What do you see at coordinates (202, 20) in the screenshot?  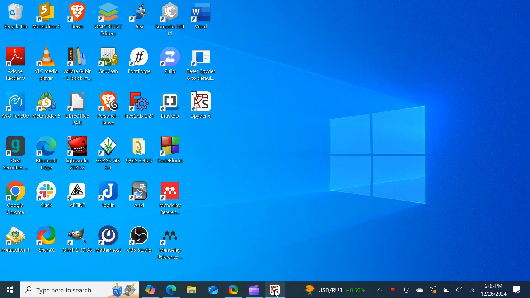 I see `Word Desktop Icon` at bounding box center [202, 20].